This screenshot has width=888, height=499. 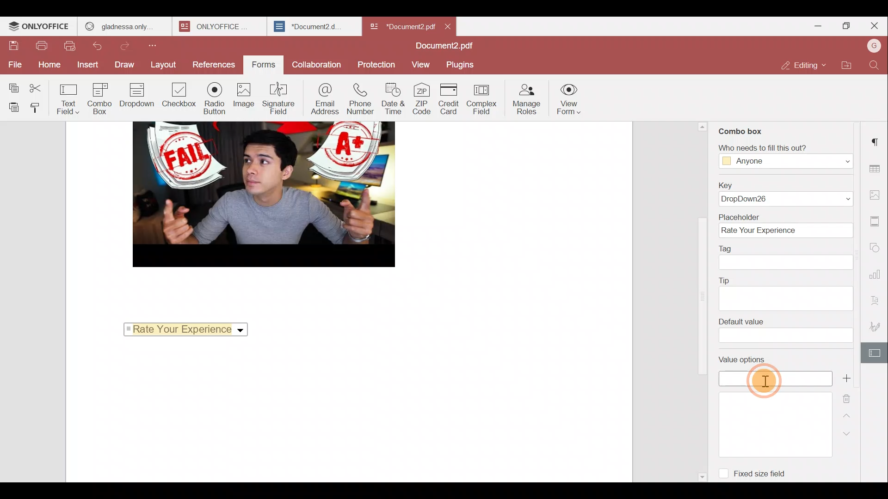 I want to click on gladnessa only., so click(x=119, y=25).